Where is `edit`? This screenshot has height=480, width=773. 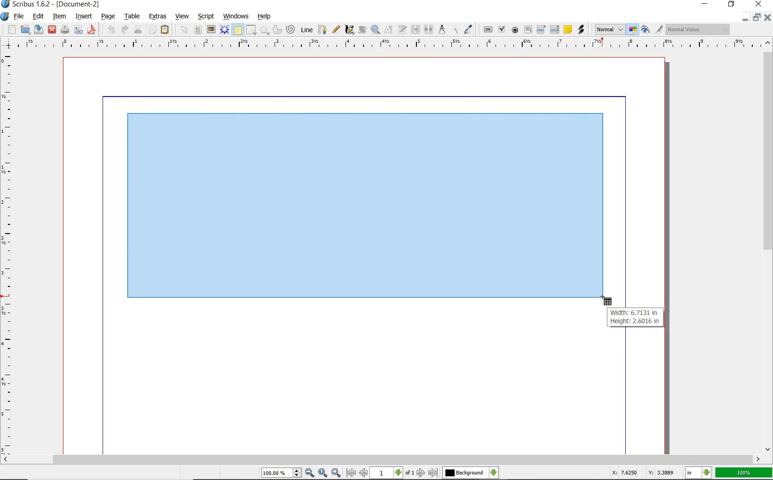
edit is located at coordinates (39, 17).